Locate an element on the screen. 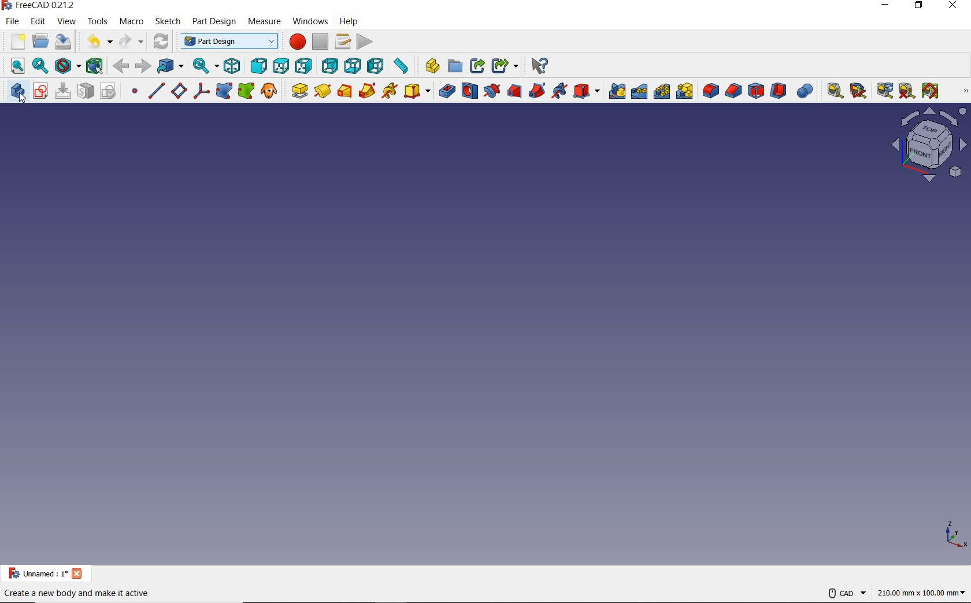 The image size is (971, 603). macros is located at coordinates (342, 42).